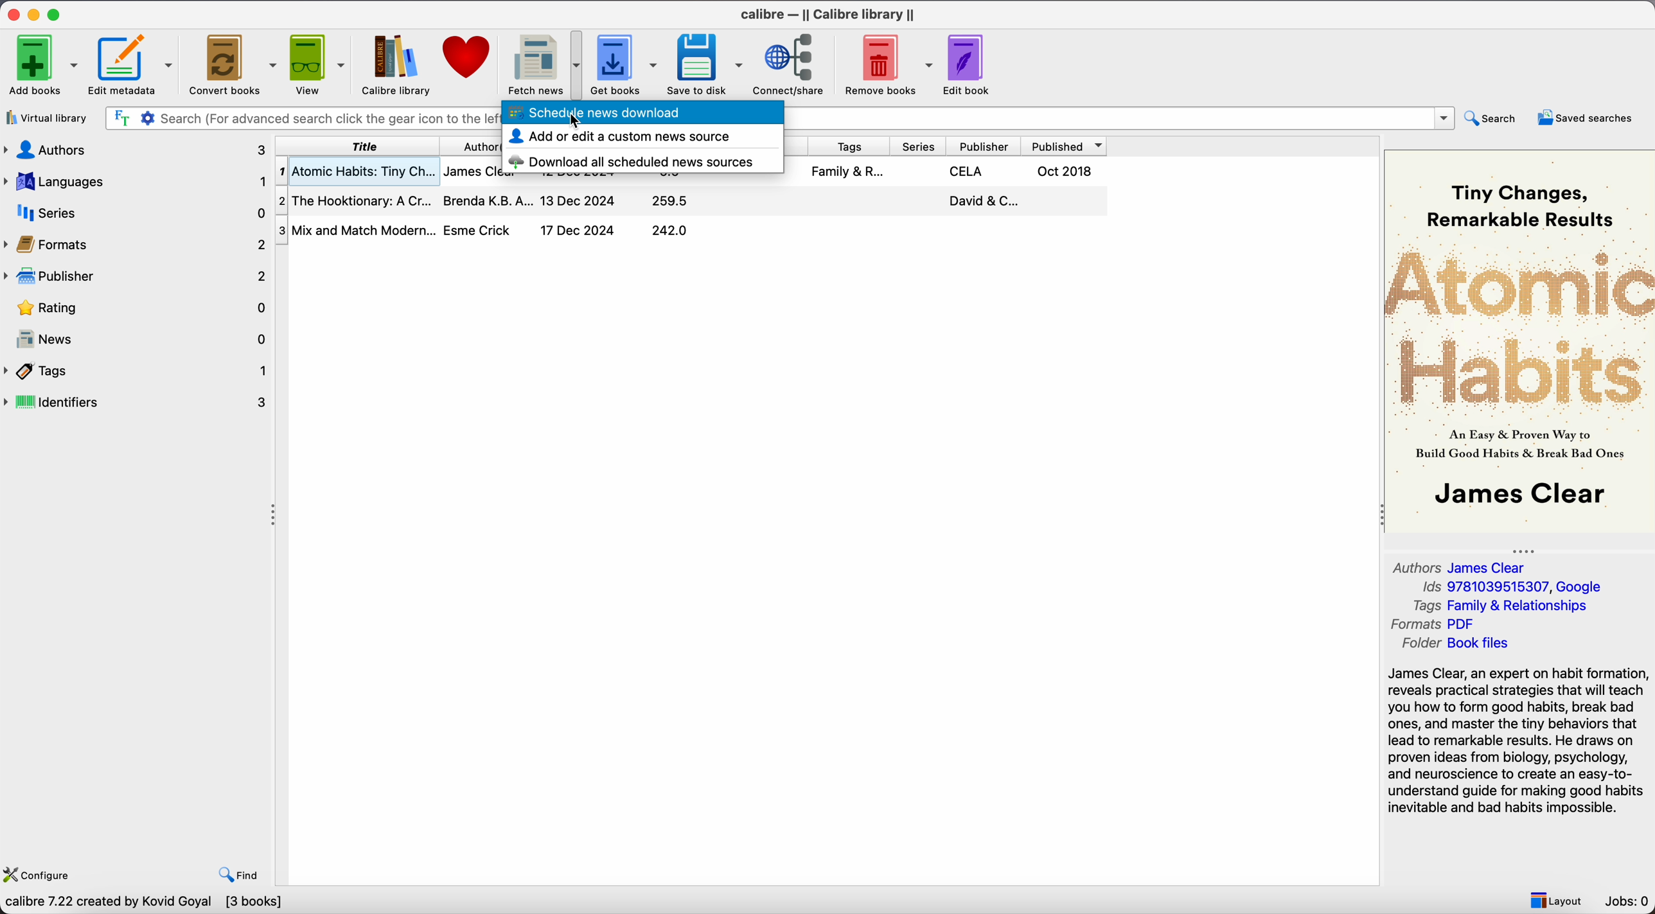 The image size is (1655, 914). What do you see at coordinates (134, 308) in the screenshot?
I see `rating` at bounding box center [134, 308].